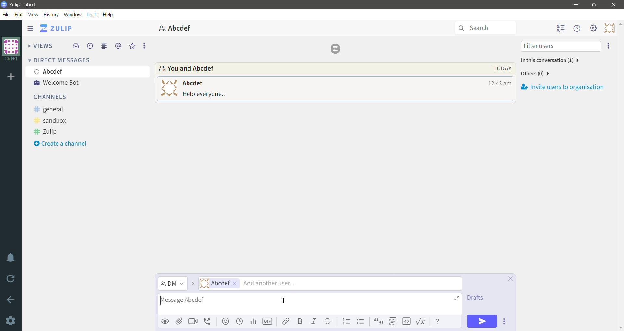 This screenshot has width=624, height=331. I want to click on abcdef, so click(176, 28).